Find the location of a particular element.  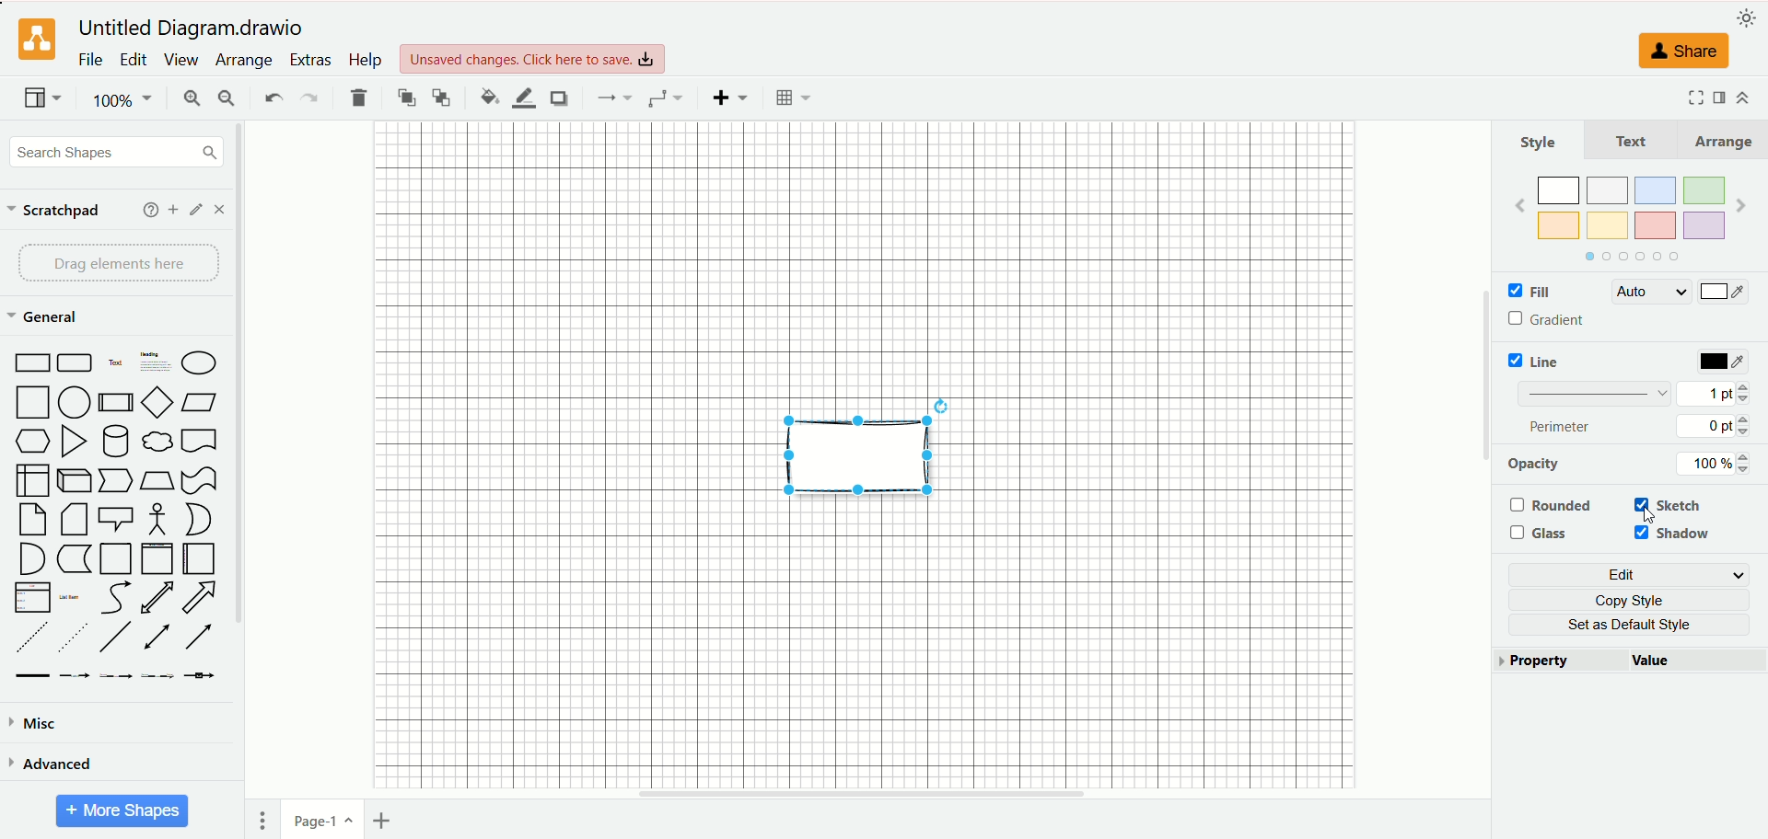

format is located at coordinates (1720, 96).